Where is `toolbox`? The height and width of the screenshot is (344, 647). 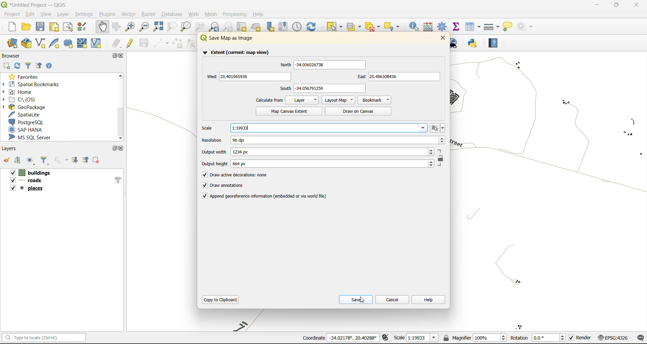 toolbox is located at coordinates (443, 27).